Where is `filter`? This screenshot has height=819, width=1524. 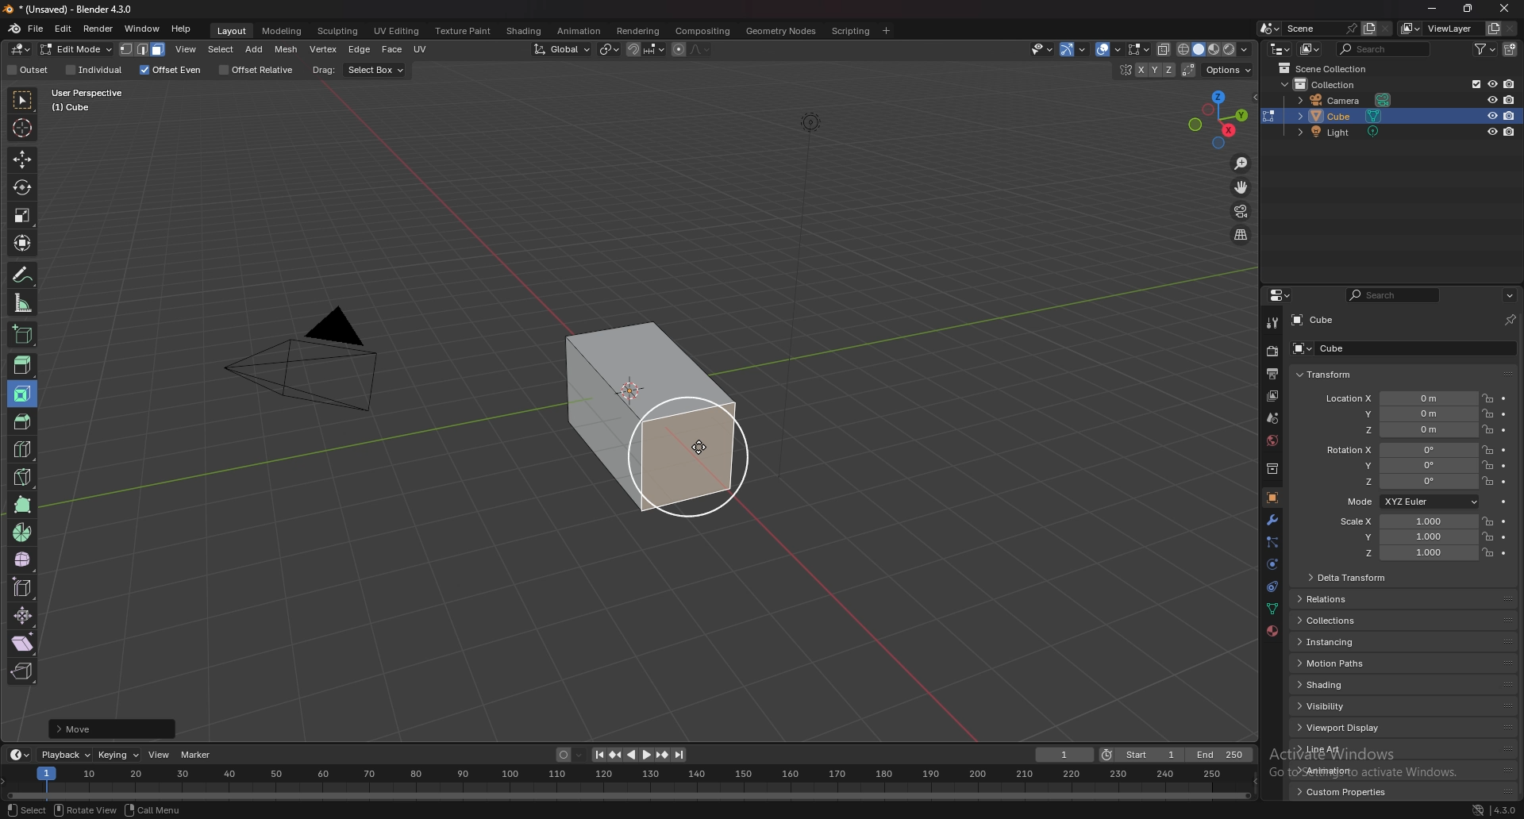
filter is located at coordinates (1484, 49).